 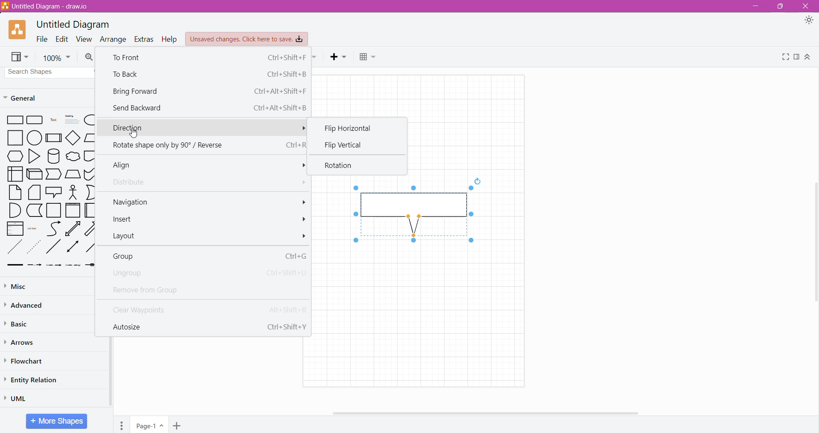 I want to click on rectangle, so click(x=13, y=121).